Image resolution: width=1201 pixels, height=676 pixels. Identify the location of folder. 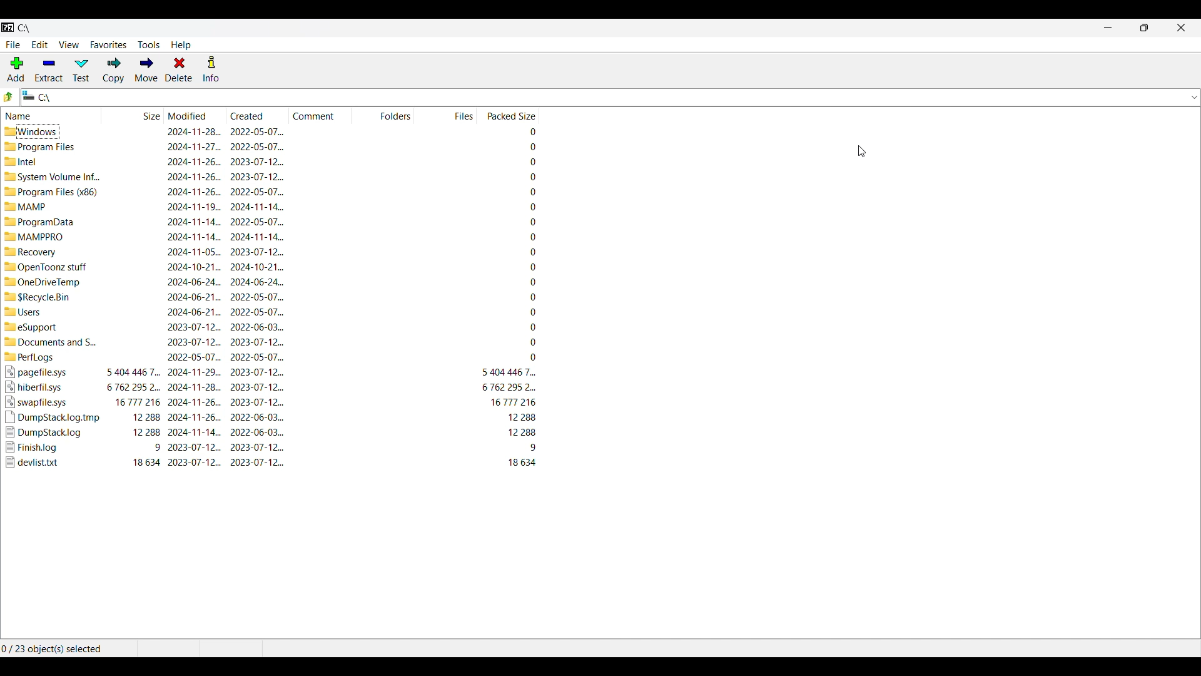
(46, 267).